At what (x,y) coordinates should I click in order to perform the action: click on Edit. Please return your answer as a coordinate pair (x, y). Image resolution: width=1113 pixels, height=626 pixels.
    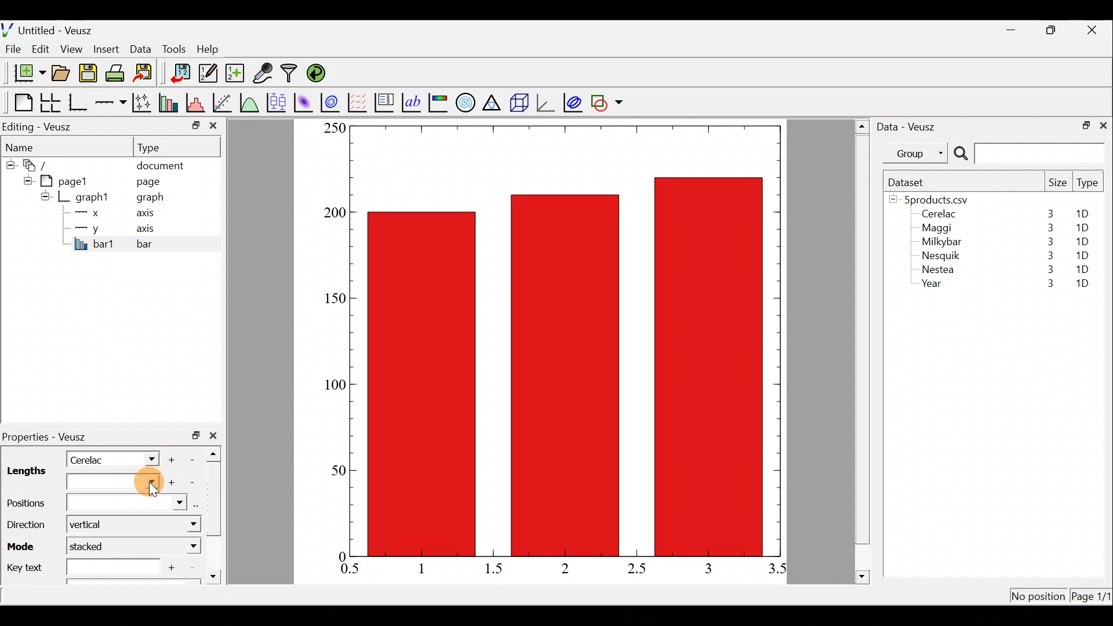
    Looking at the image, I should click on (41, 48).